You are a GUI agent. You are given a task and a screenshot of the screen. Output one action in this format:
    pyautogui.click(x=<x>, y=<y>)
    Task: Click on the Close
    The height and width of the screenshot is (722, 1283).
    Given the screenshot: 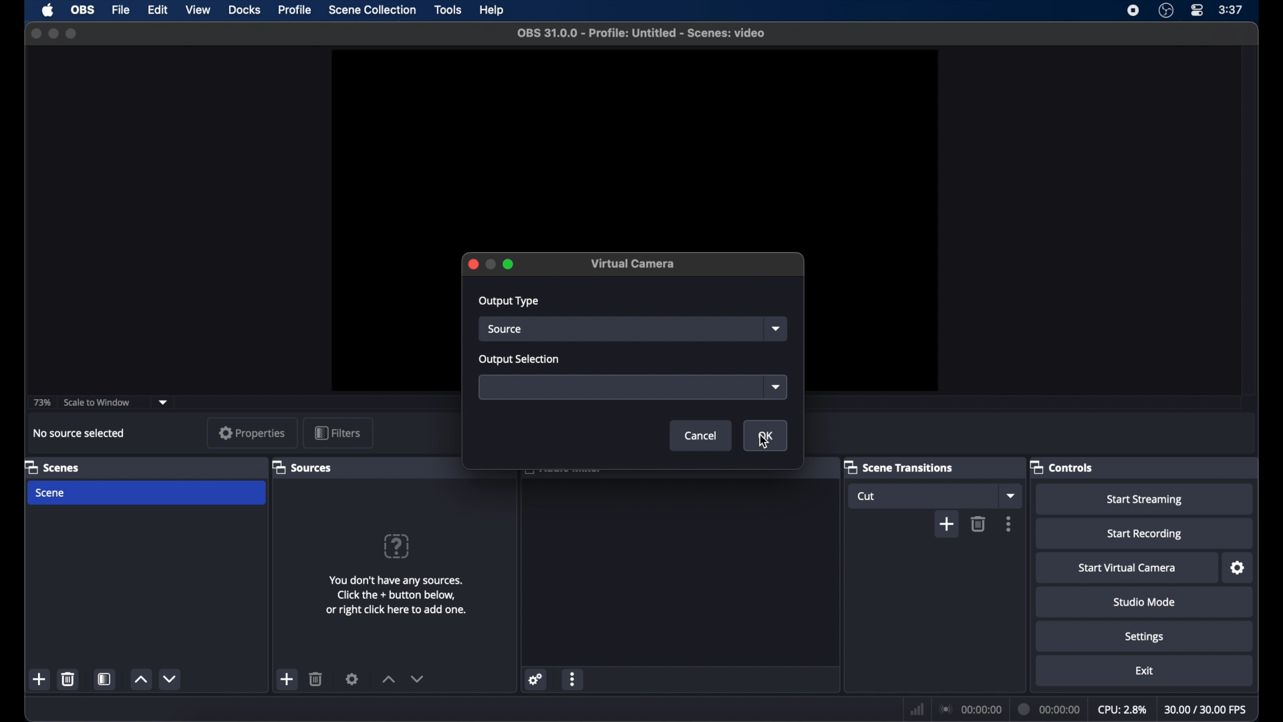 What is the action you would take?
    pyautogui.click(x=472, y=265)
    